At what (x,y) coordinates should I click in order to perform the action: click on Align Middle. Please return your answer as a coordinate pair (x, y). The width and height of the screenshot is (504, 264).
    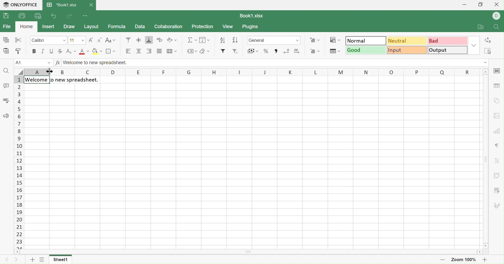
    Looking at the image, I should click on (138, 40).